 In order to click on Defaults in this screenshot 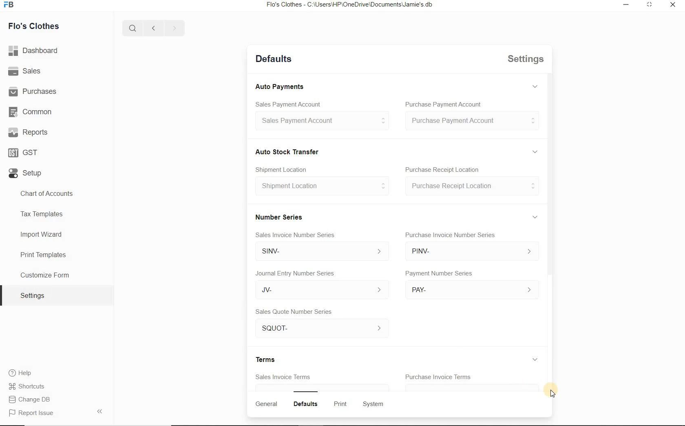, I will do `click(306, 403)`.